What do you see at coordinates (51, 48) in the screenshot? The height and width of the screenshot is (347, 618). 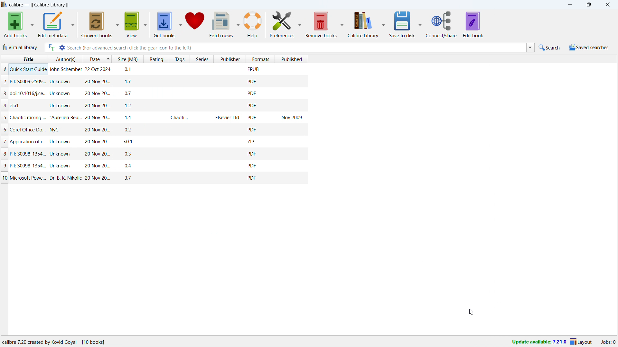 I see `full text search` at bounding box center [51, 48].